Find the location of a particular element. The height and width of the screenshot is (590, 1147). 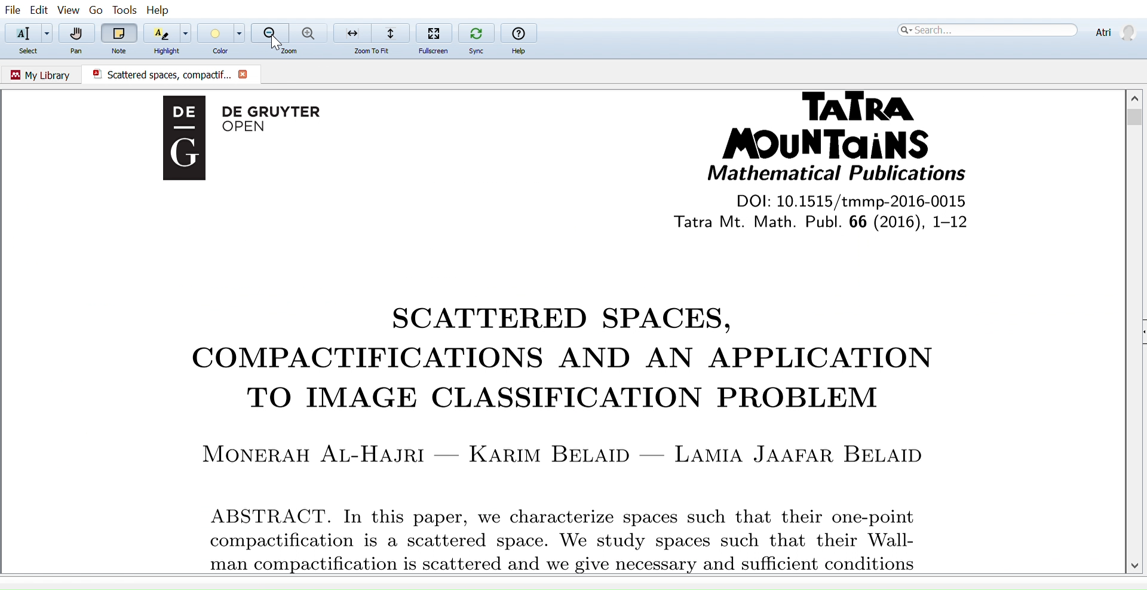

Highlight options is located at coordinates (188, 33).